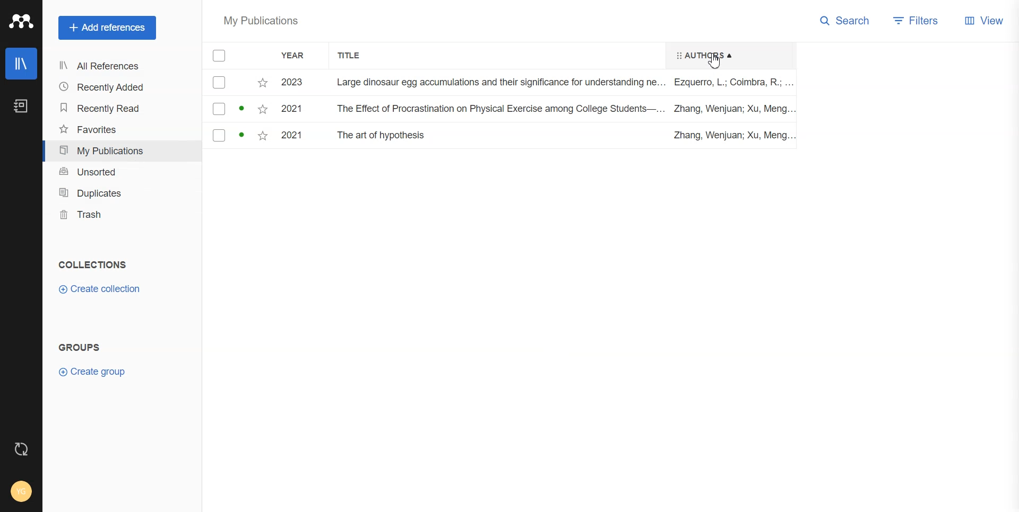 The width and height of the screenshot is (1019, 512). What do you see at coordinates (291, 135) in the screenshot?
I see `2021` at bounding box center [291, 135].